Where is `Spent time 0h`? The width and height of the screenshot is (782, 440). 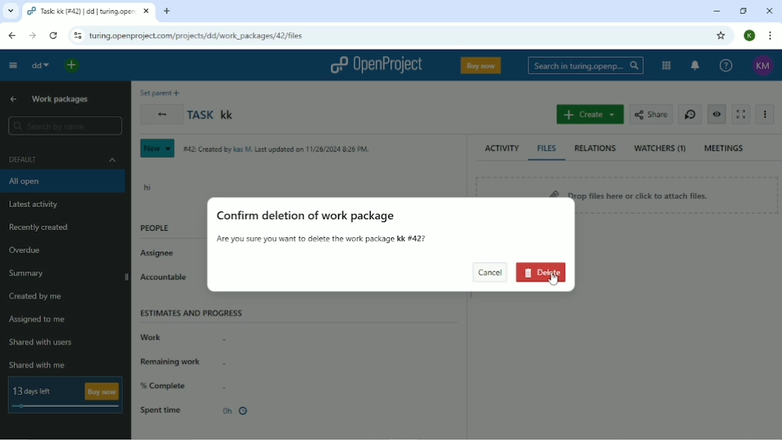 Spent time 0h is located at coordinates (196, 411).